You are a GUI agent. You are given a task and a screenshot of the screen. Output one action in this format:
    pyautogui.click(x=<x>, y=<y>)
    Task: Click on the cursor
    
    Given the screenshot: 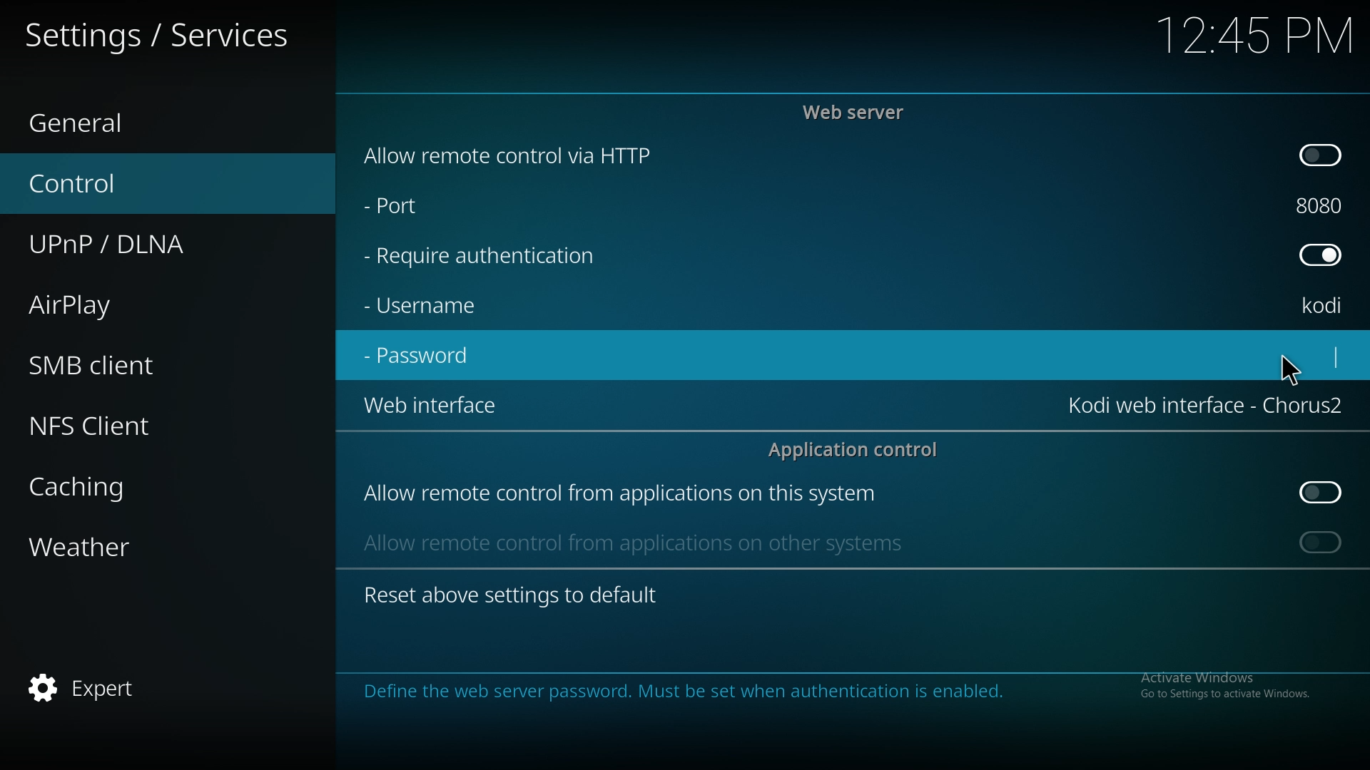 What is the action you would take?
    pyautogui.click(x=1291, y=369)
    